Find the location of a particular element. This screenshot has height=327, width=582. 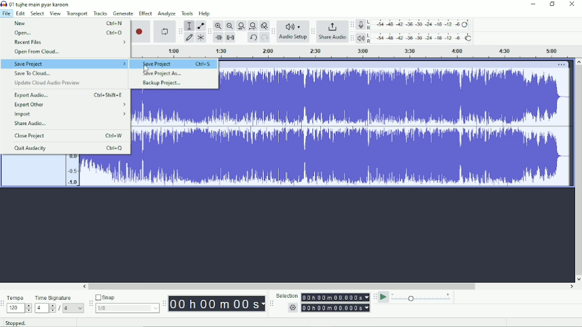

Audacity time toolbar is located at coordinates (164, 303).